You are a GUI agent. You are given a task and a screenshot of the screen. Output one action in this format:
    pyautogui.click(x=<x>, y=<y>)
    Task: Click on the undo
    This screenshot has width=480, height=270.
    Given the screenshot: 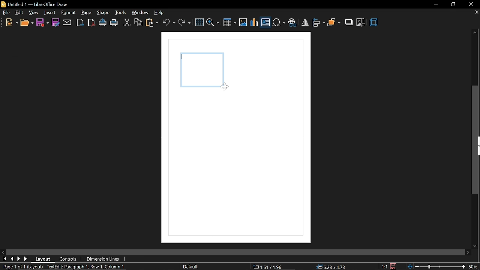 What is the action you would take?
    pyautogui.click(x=169, y=22)
    